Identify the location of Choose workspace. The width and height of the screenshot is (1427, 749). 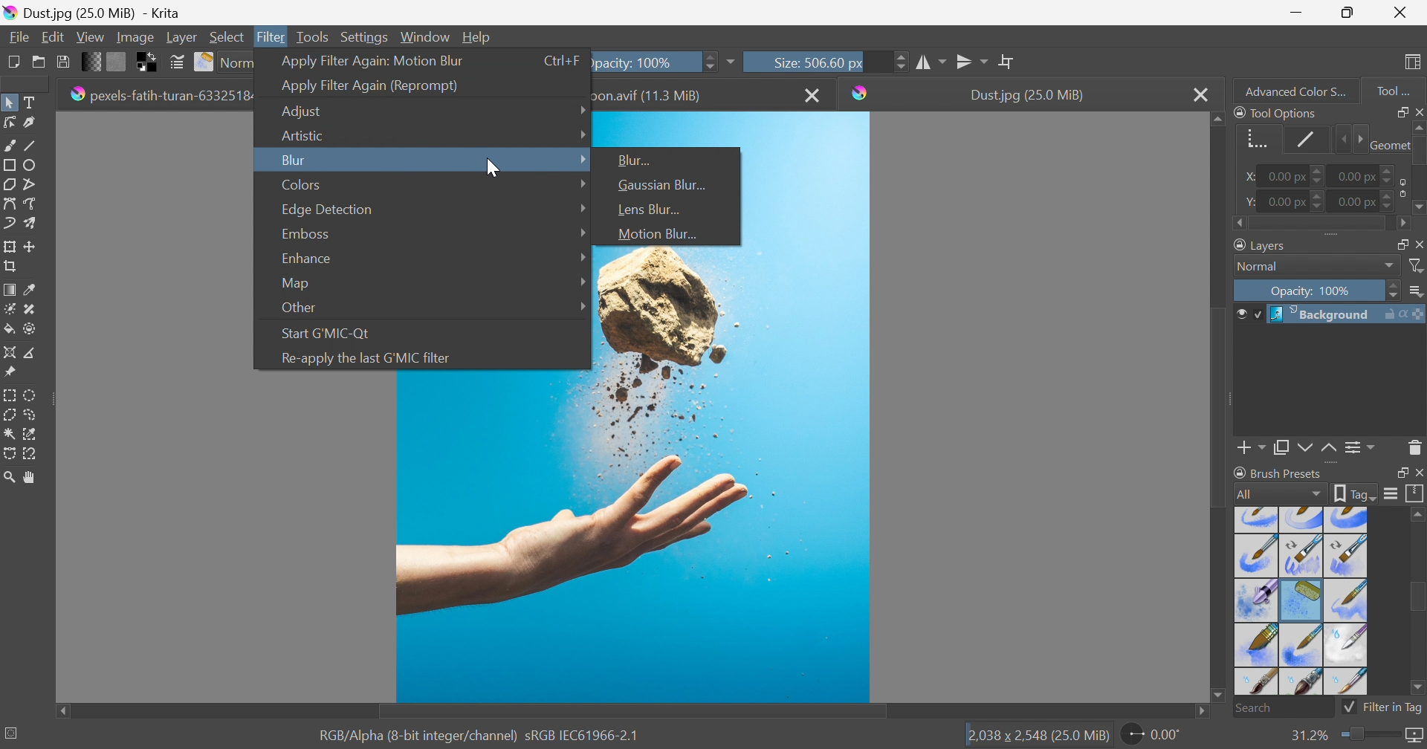
(1415, 62).